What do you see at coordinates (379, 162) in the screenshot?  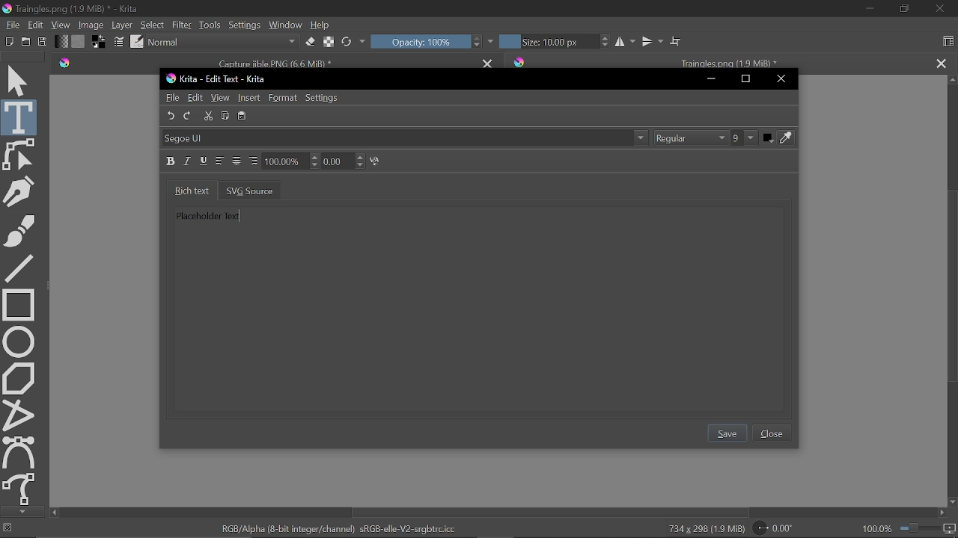 I see `Kering` at bounding box center [379, 162].